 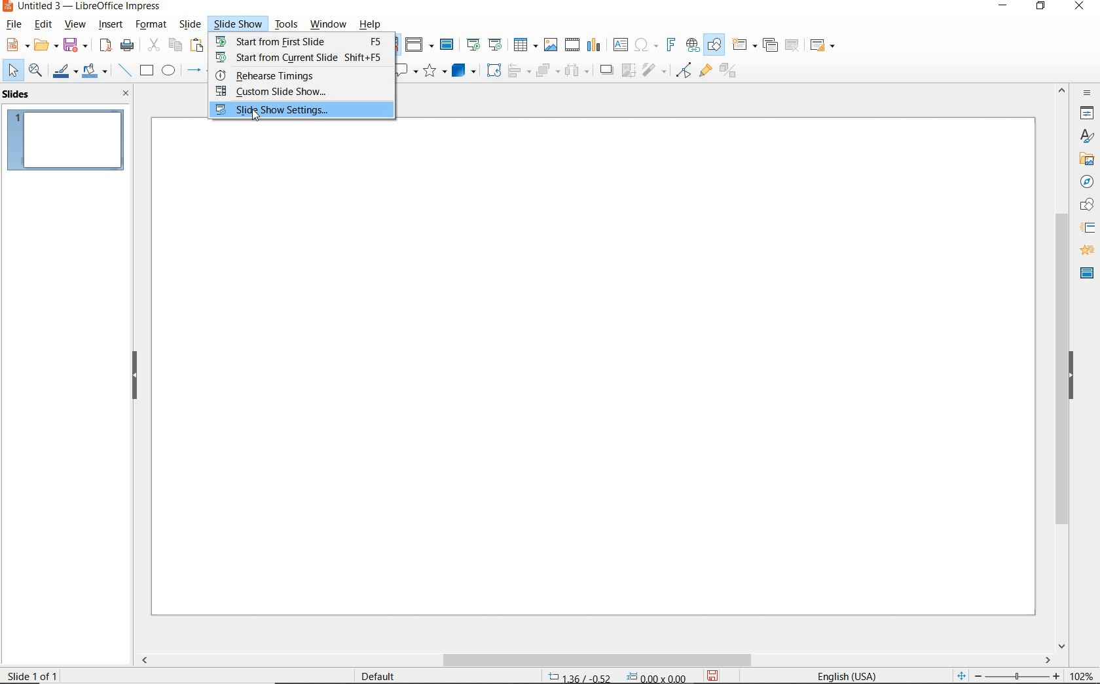 I want to click on SHAPES, so click(x=1084, y=206).